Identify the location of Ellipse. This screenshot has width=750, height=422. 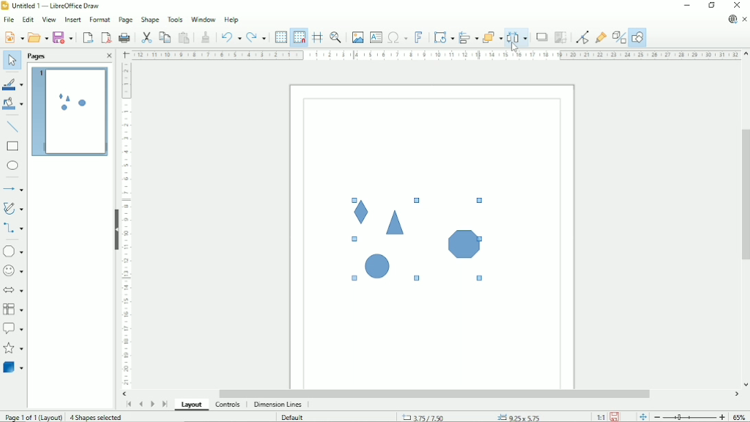
(13, 166).